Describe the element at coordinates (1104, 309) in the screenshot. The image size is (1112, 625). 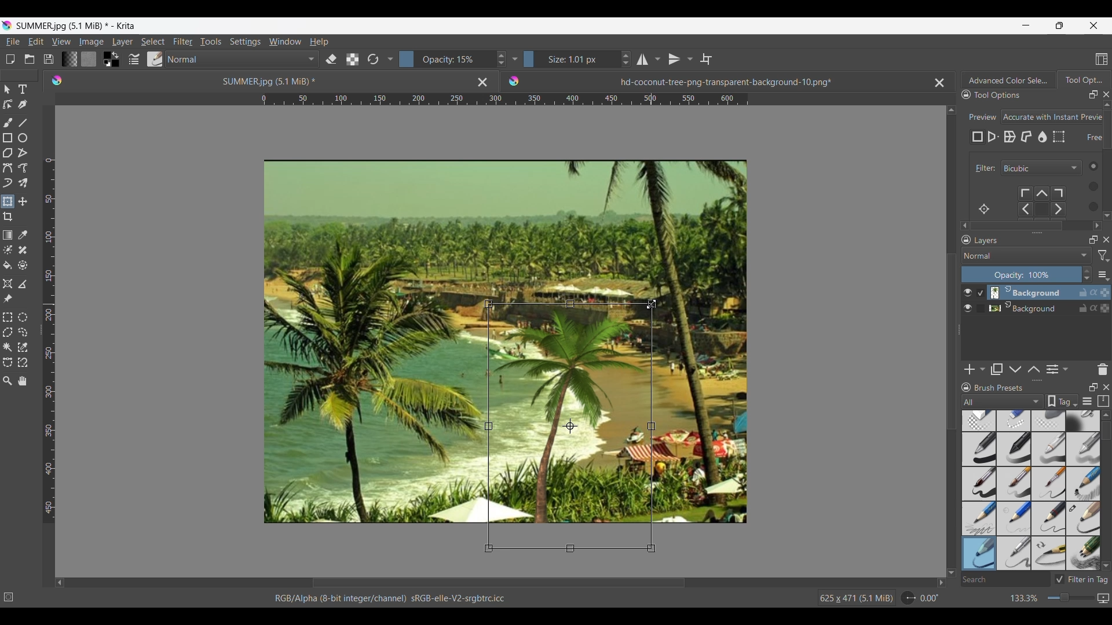
I see `Maximize` at that location.